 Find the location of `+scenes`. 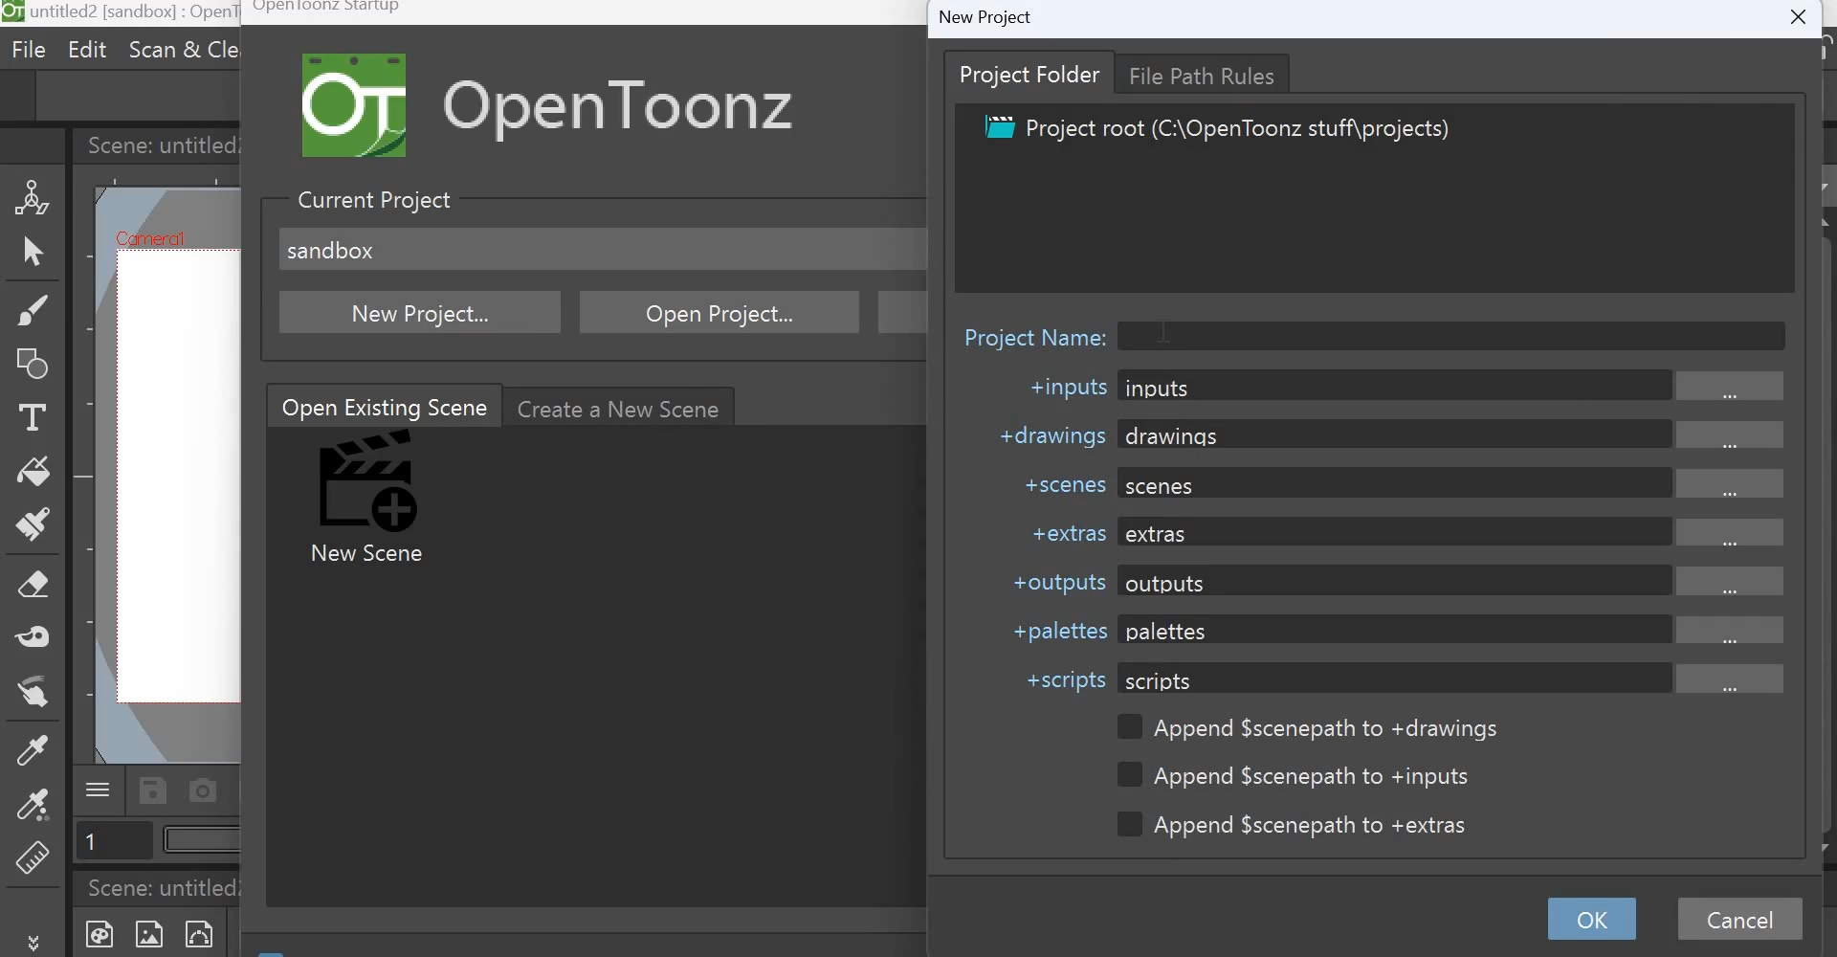

+scenes is located at coordinates (1059, 482).